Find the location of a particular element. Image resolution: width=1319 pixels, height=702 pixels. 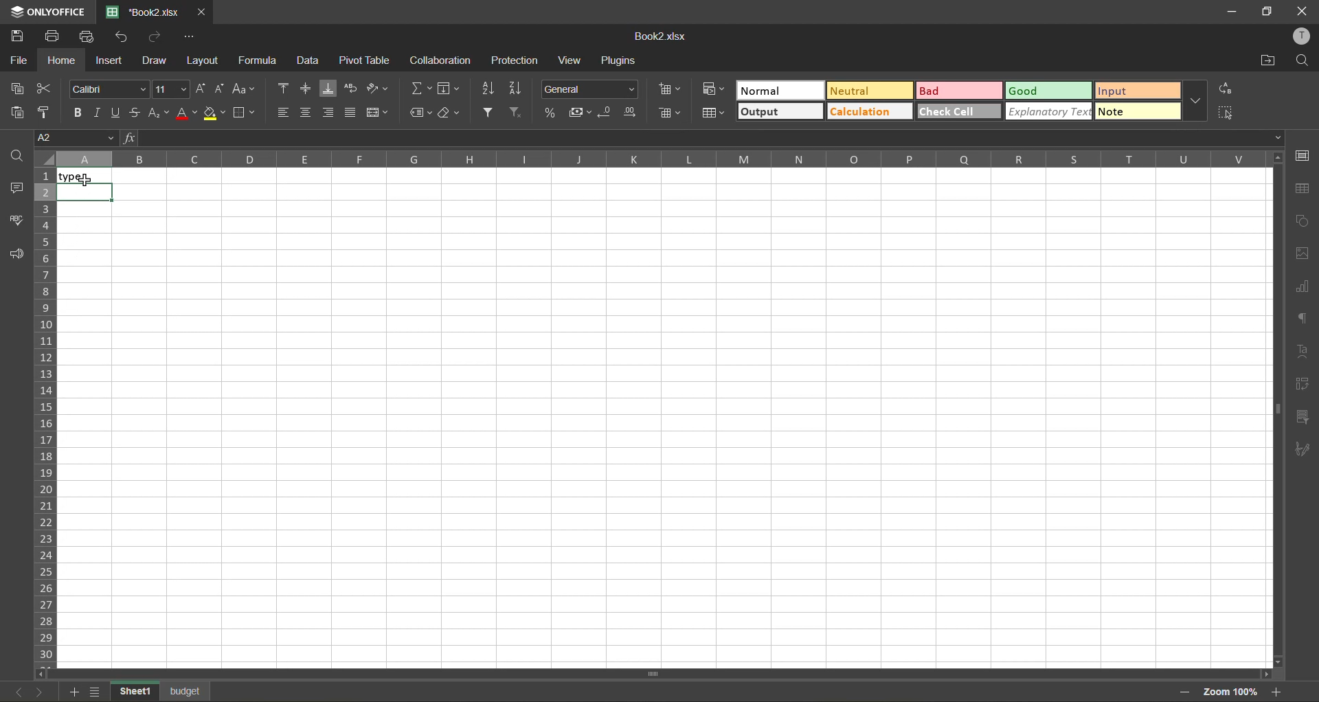

calculation is located at coordinates (870, 113).